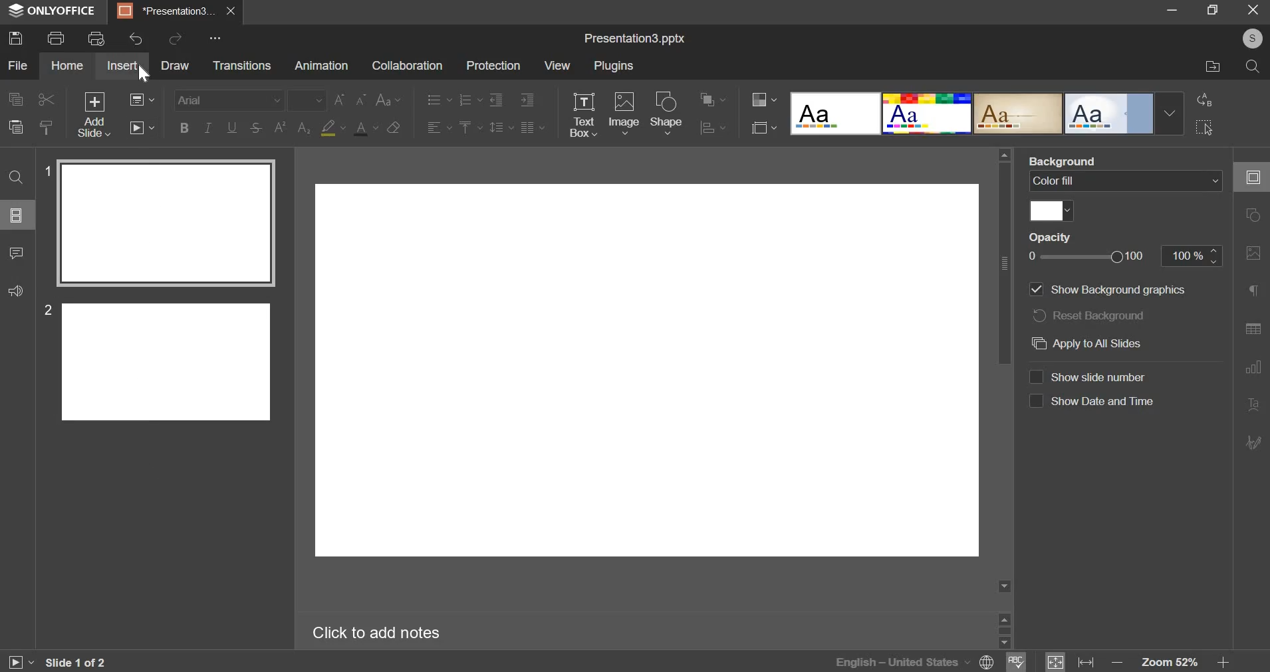 The image size is (1270, 672). I want to click on active slide out of total slides, so click(76, 662).